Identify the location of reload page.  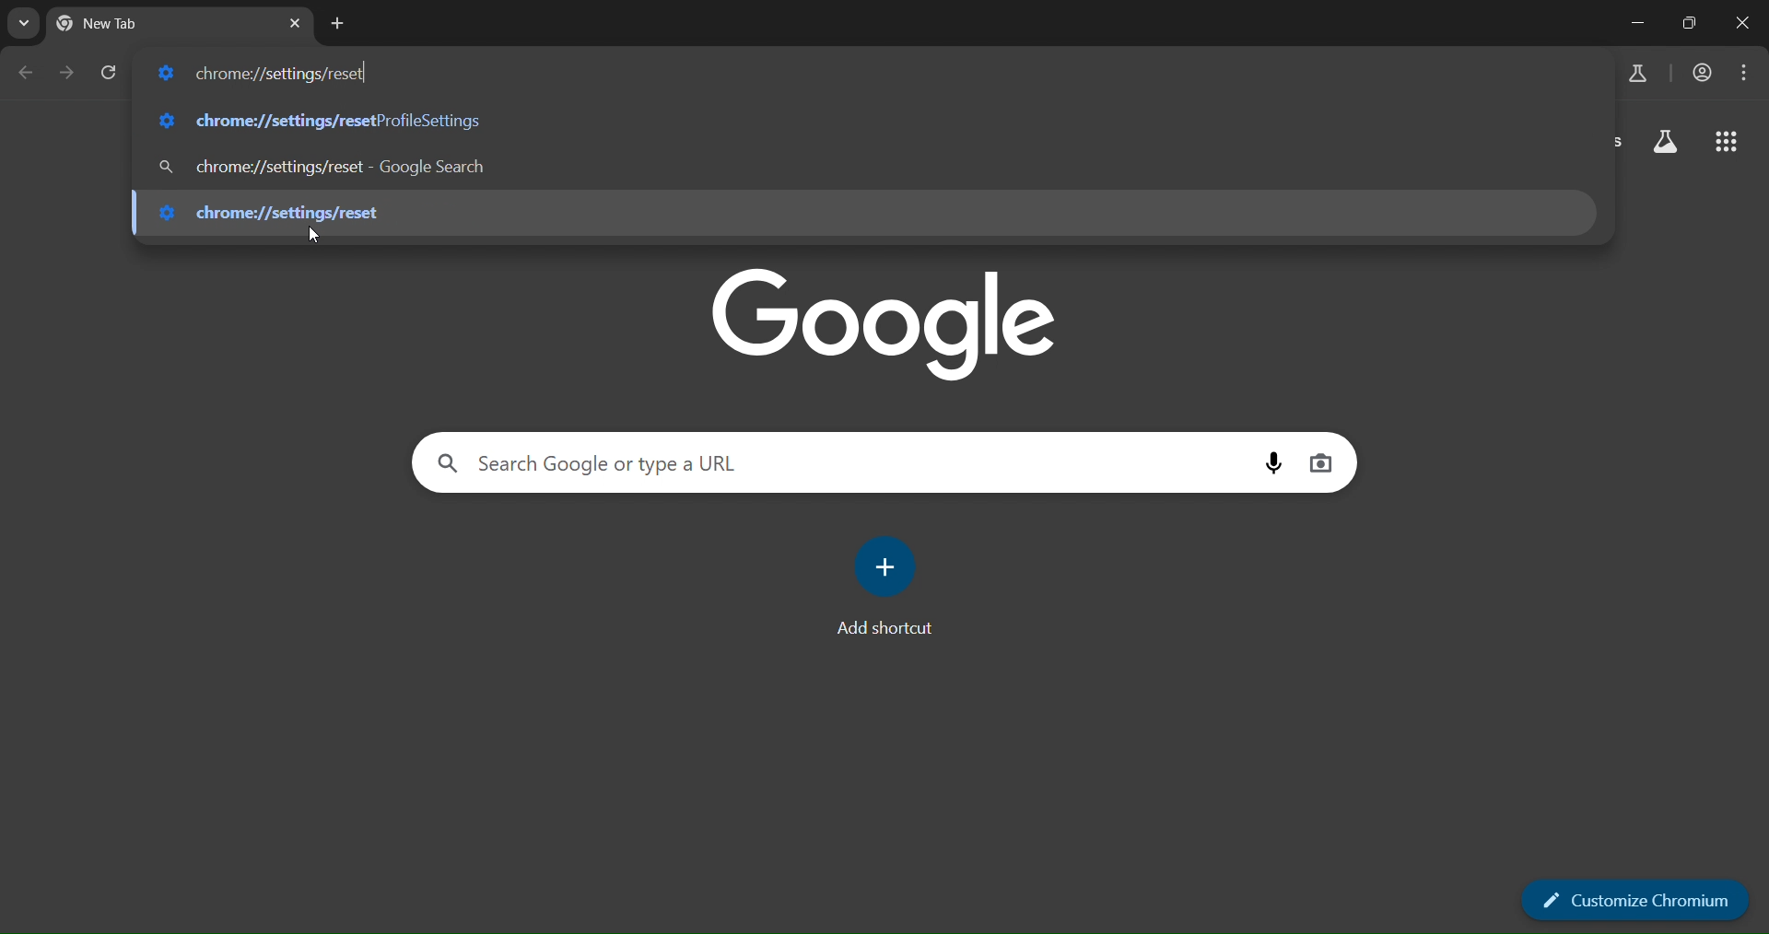
(109, 70).